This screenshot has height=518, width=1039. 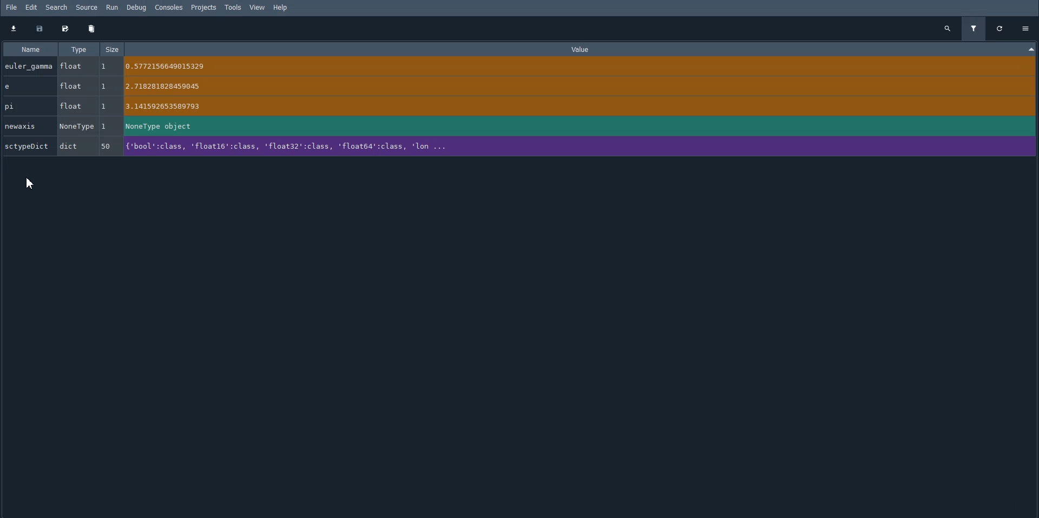 I want to click on Value, so click(x=719, y=49).